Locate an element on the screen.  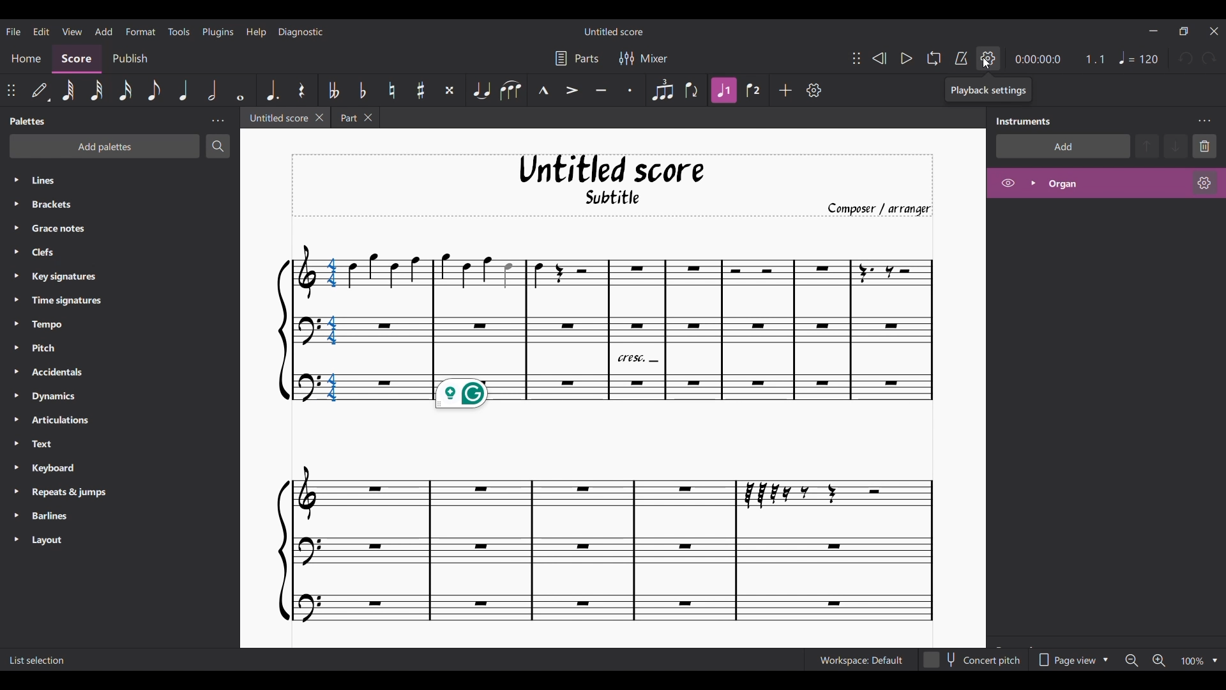
Palette panel settings is located at coordinates (218, 121).